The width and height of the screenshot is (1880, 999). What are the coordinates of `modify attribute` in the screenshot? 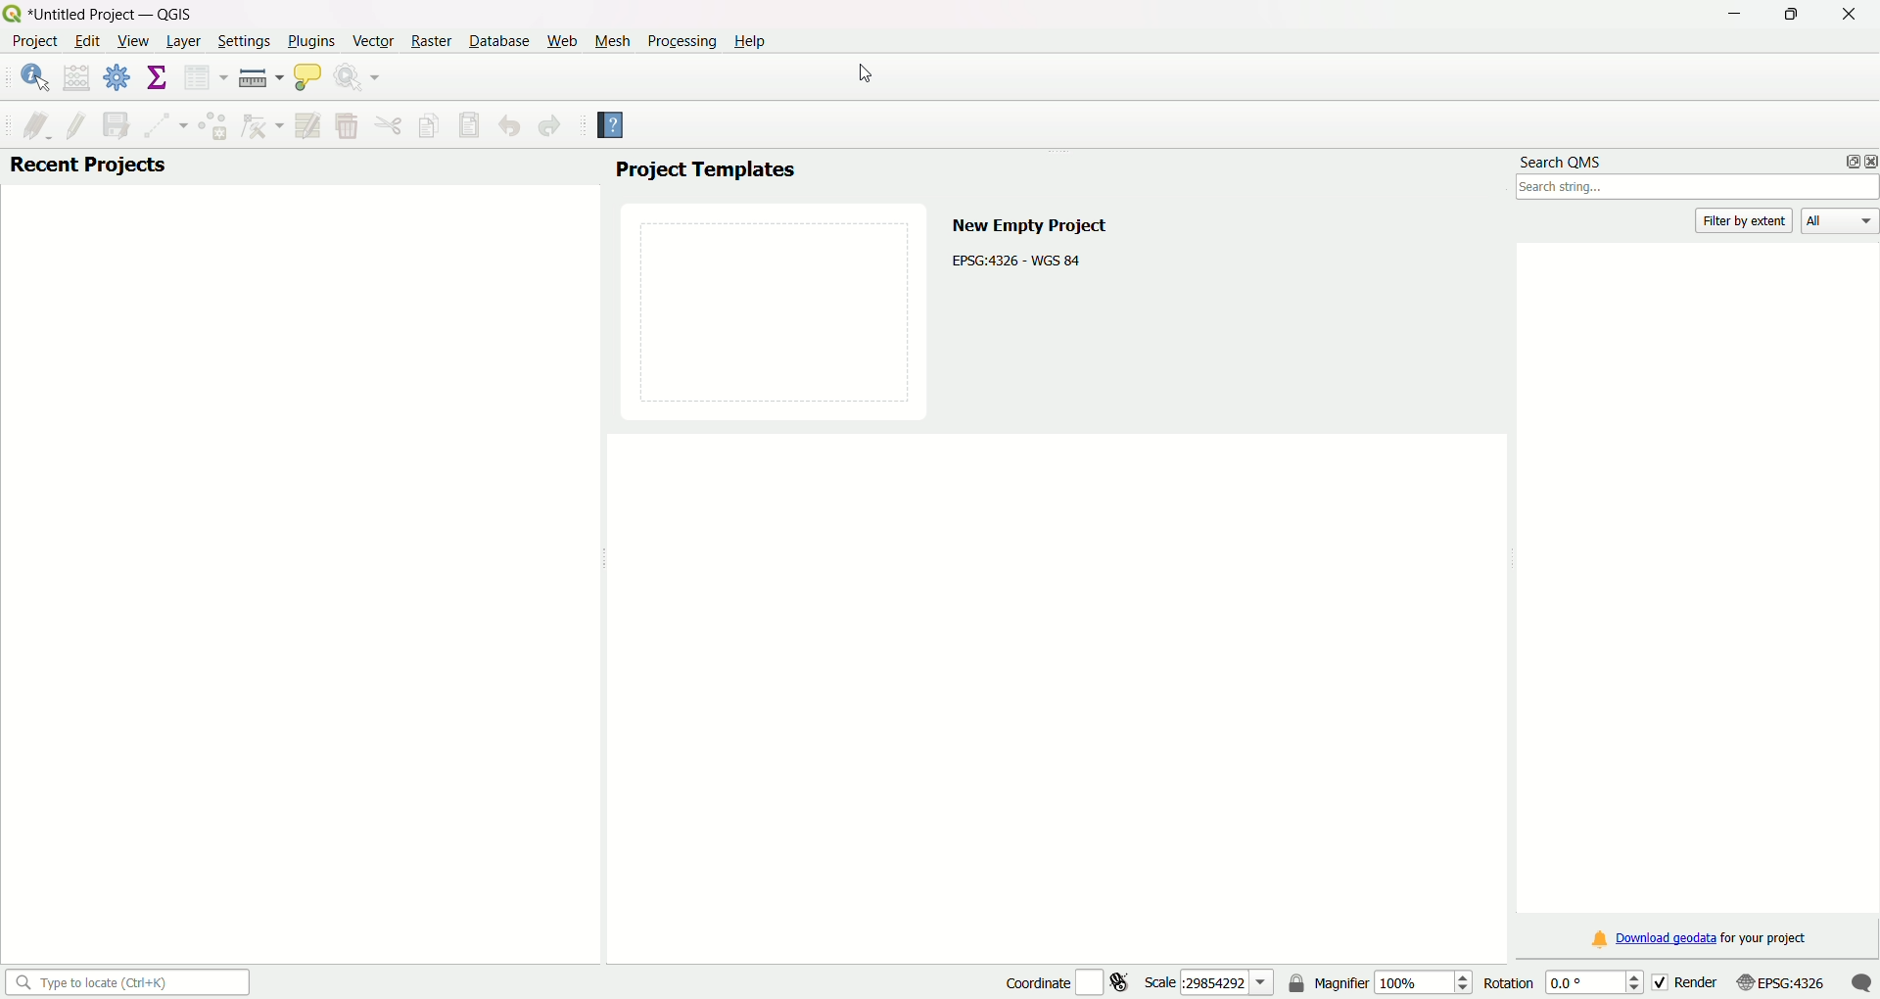 It's located at (307, 125).